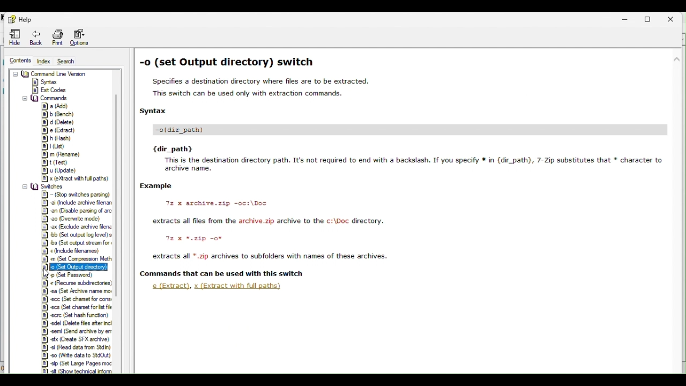 The height and width of the screenshot is (386, 686). What do you see at coordinates (23, 61) in the screenshot?
I see `Content` at bounding box center [23, 61].